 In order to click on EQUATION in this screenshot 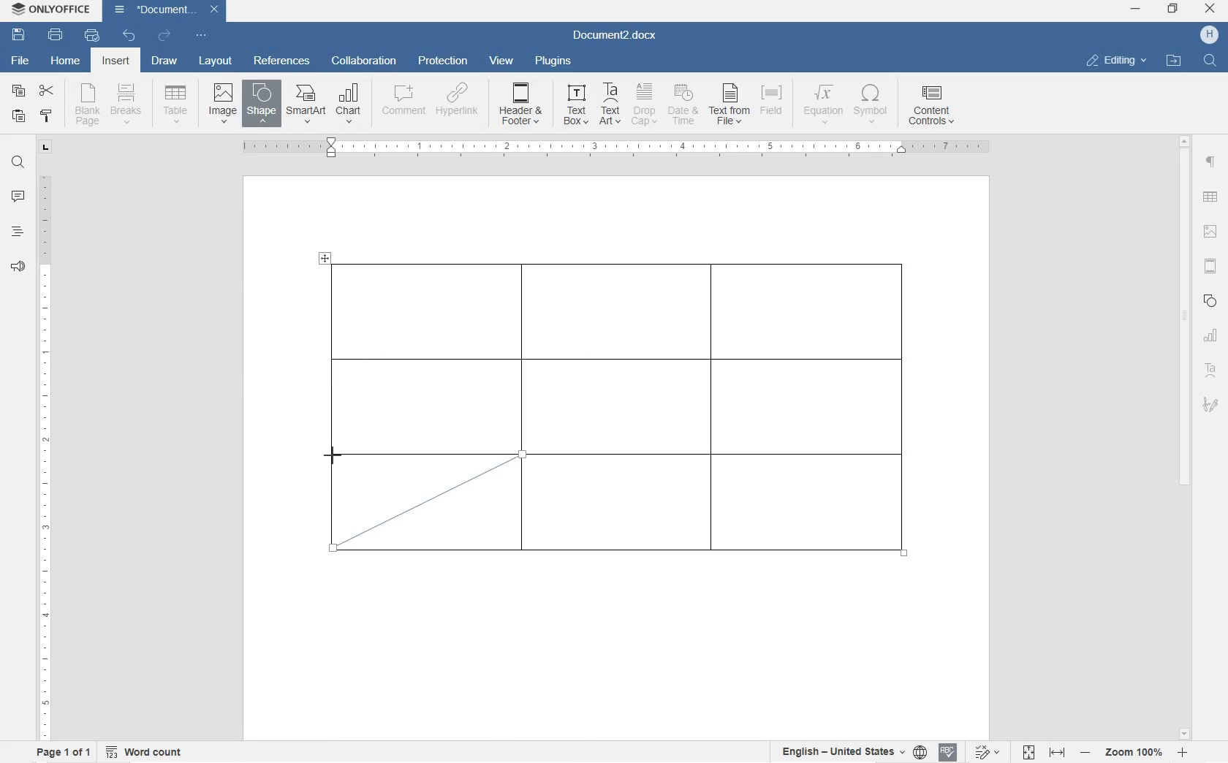, I will do `click(824, 105)`.